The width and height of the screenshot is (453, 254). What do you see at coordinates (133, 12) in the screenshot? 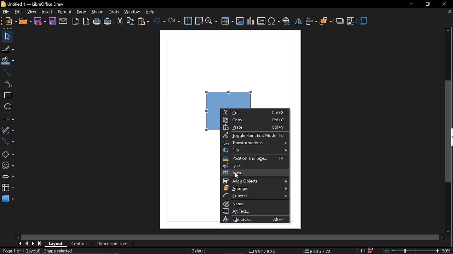
I see `window` at bounding box center [133, 12].